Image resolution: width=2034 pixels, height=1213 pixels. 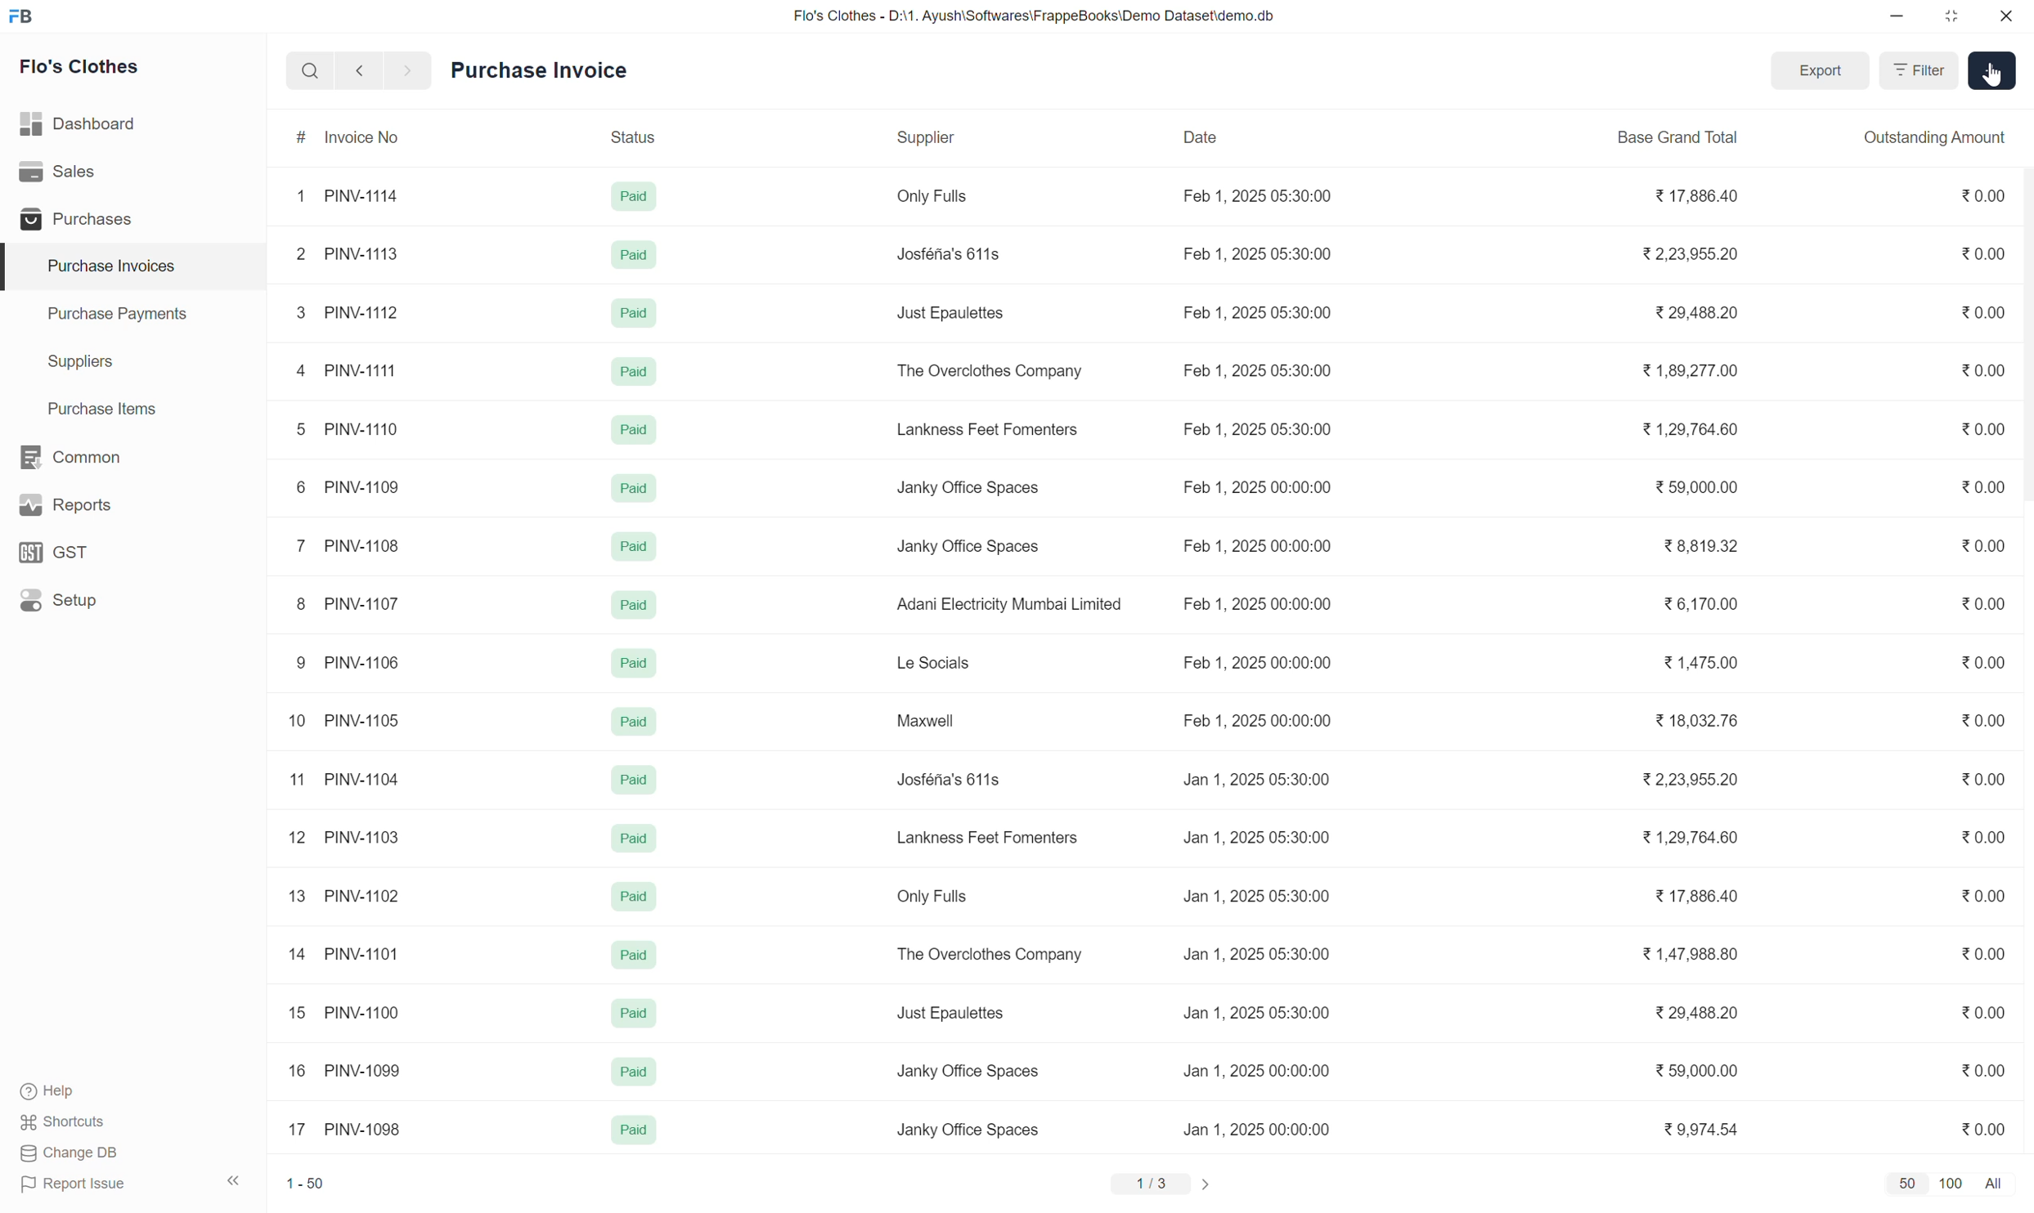 I want to click on Feb 1, 2025 00:00:00, so click(x=1259, y=603).